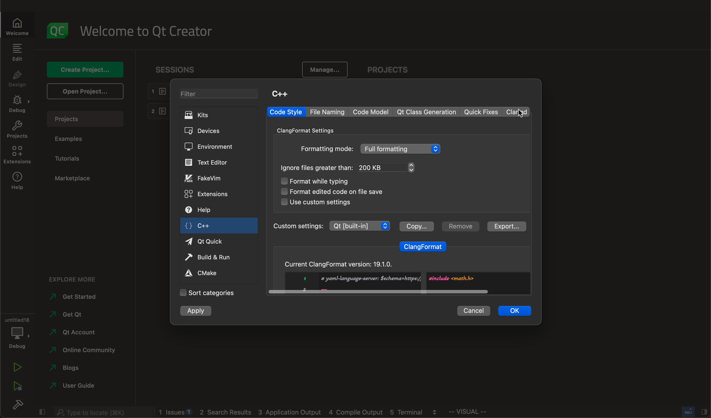 This screenshot has width=711, height=418. Describe the element at coordinates (208, 194) in the screenshot. I see `extensions` at that location.